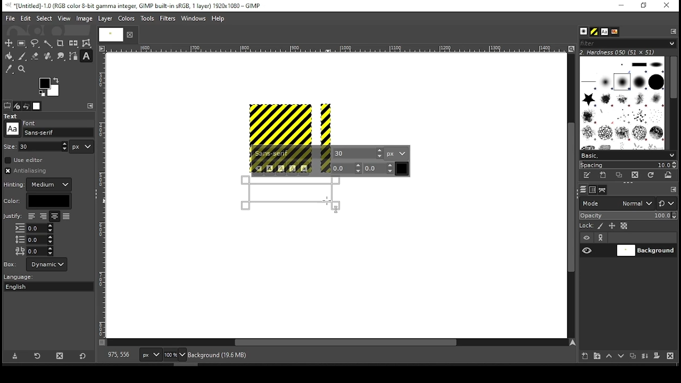  I want to click on adjust line spacing, so click(34, 239).